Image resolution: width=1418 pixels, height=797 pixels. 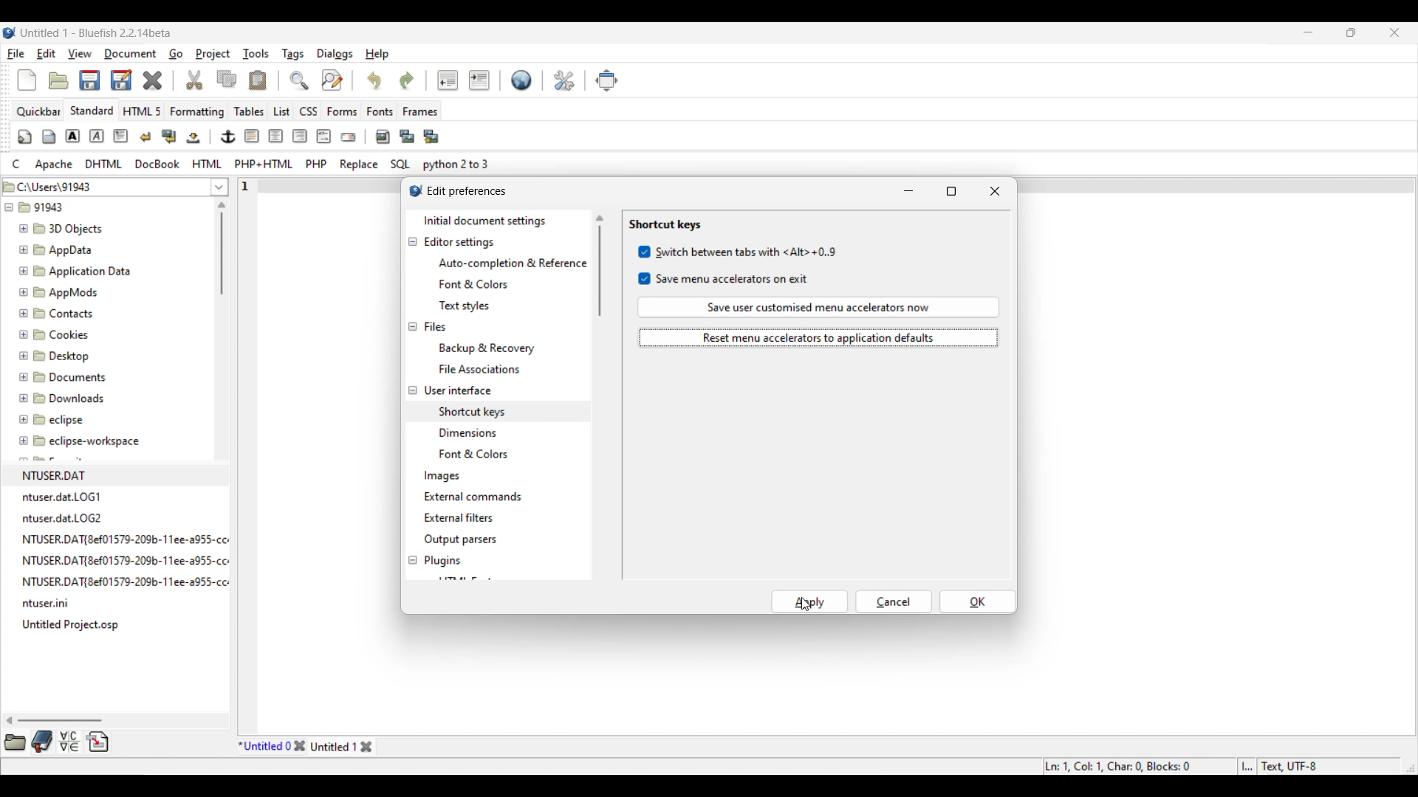 What do you see at coordinates (664, 225) in the screenshot?
I see `Current setting` at bounding box center [664, 225].